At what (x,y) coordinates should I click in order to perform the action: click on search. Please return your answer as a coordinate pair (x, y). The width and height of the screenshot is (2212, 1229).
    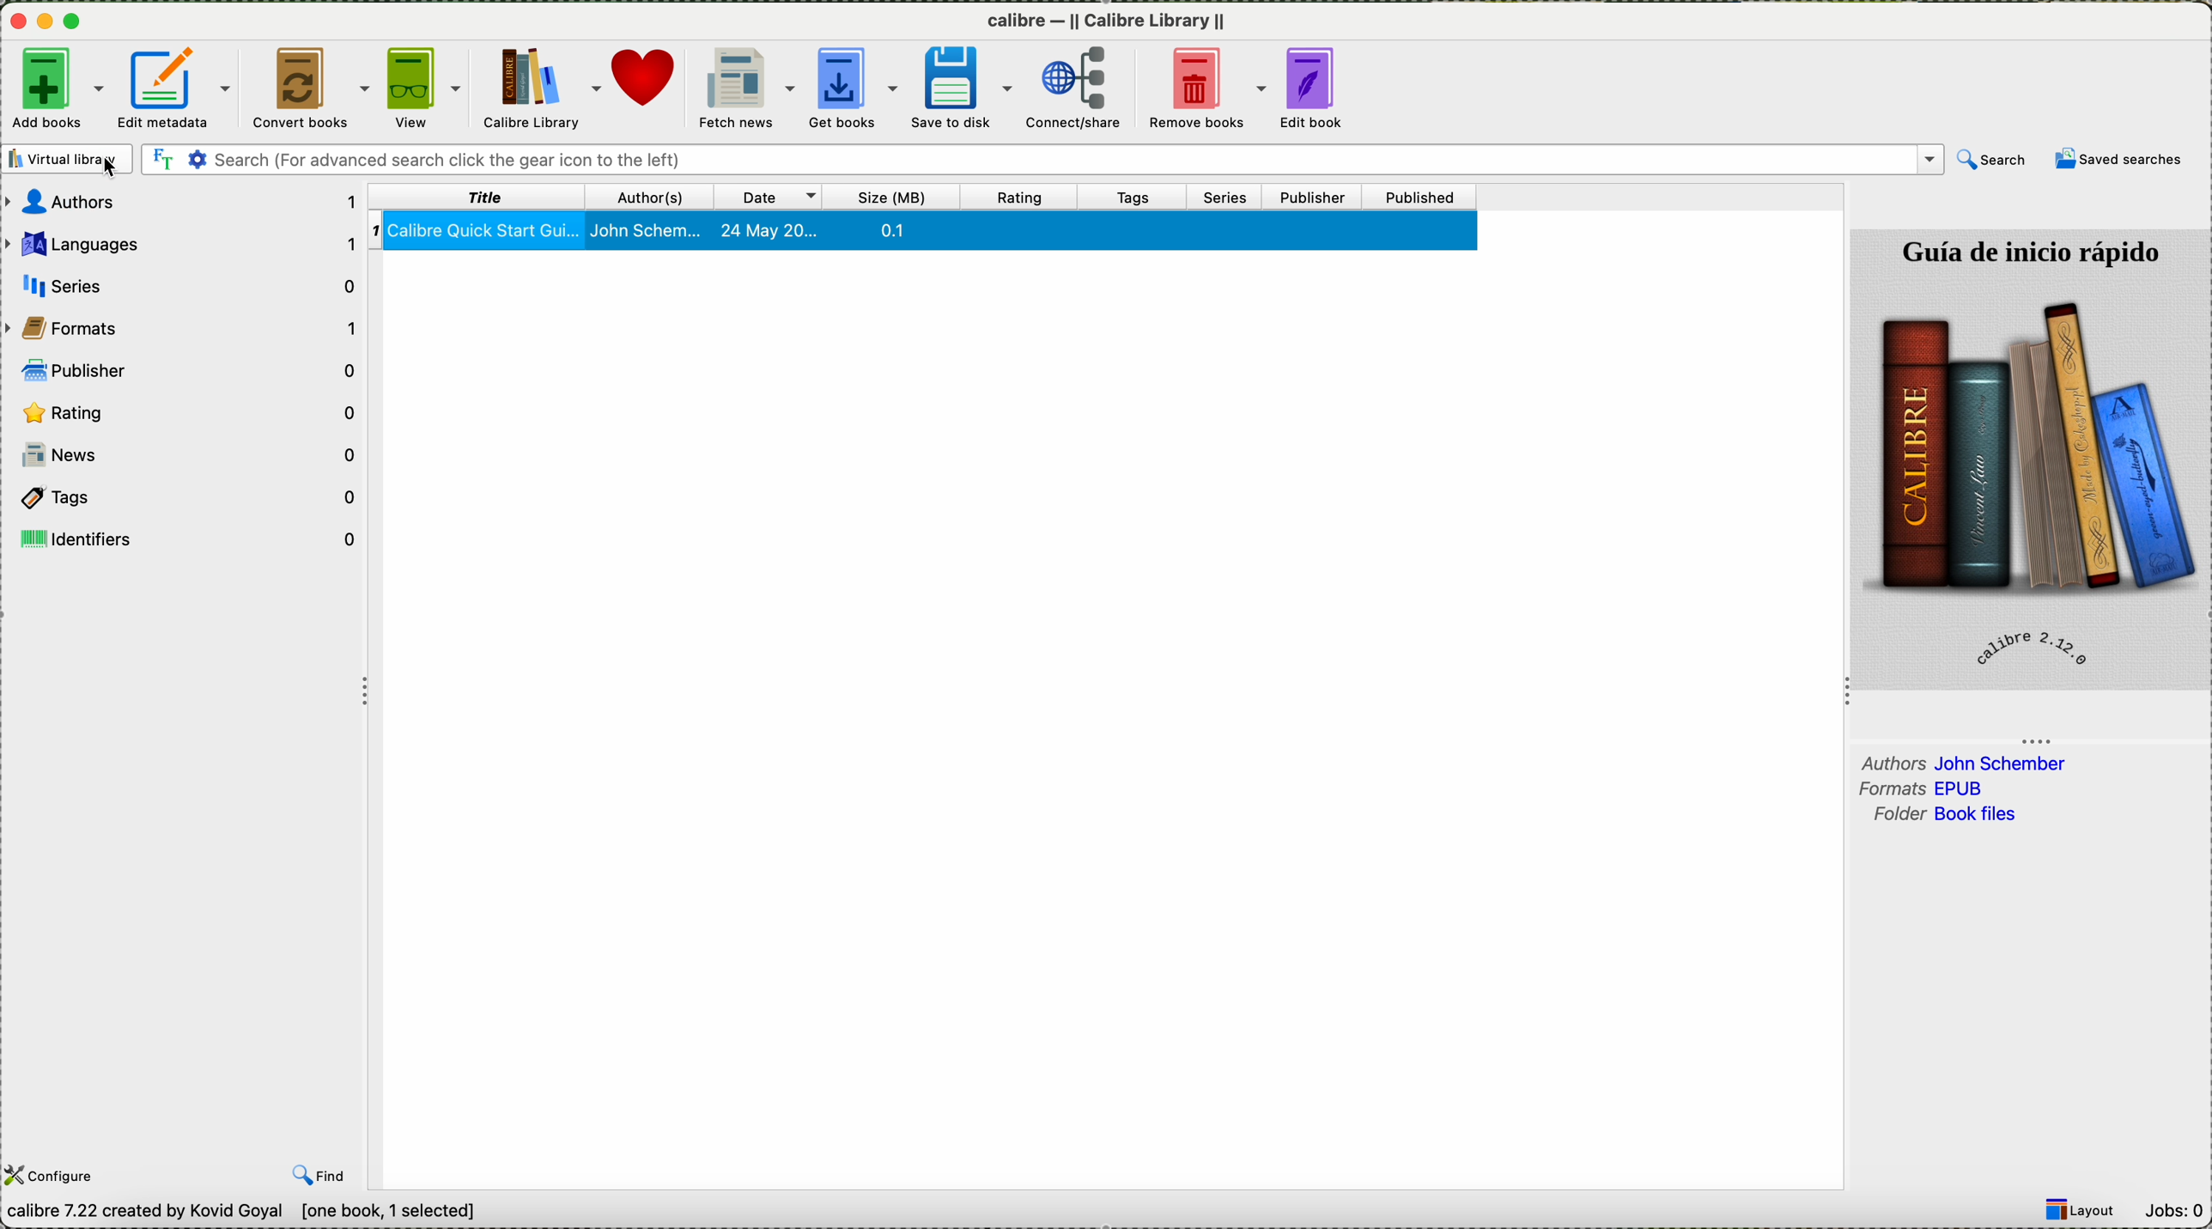
    Looking at the image, I should click on (1990, 160).